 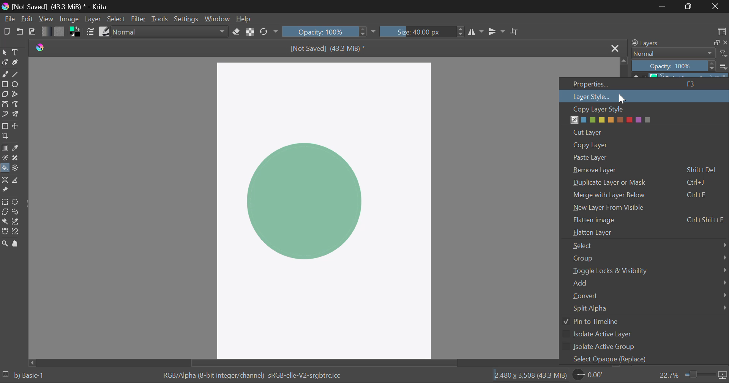 I want to click on Rectangular Selection, so click(x=5, y=202).